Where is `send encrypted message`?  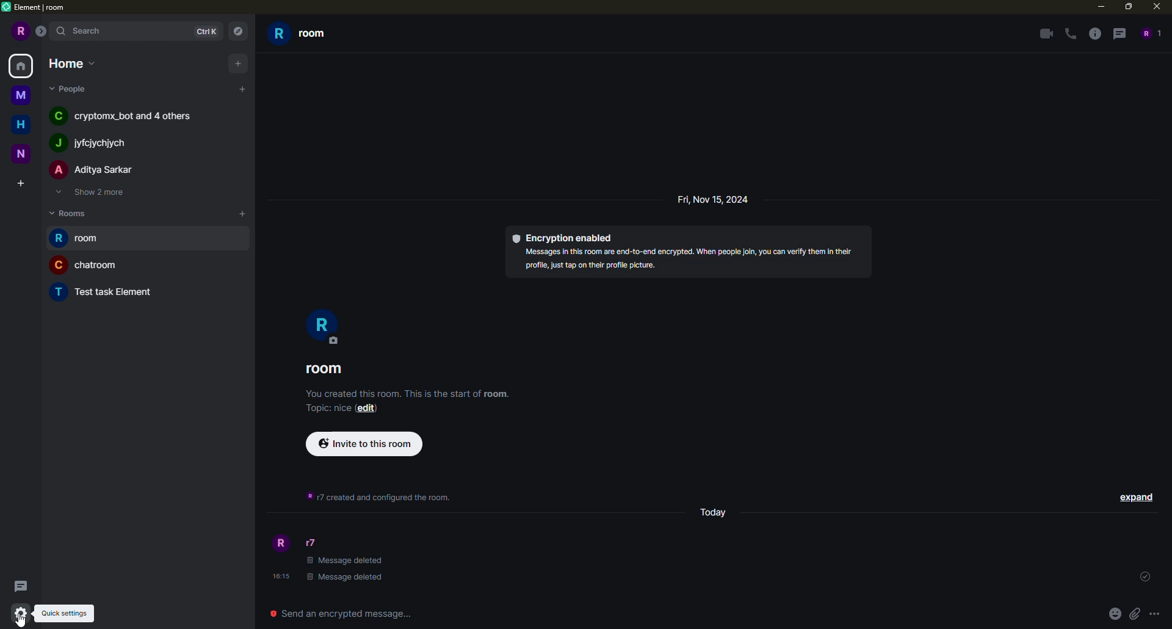 send encrypted message is located at coordinates (338, 613).